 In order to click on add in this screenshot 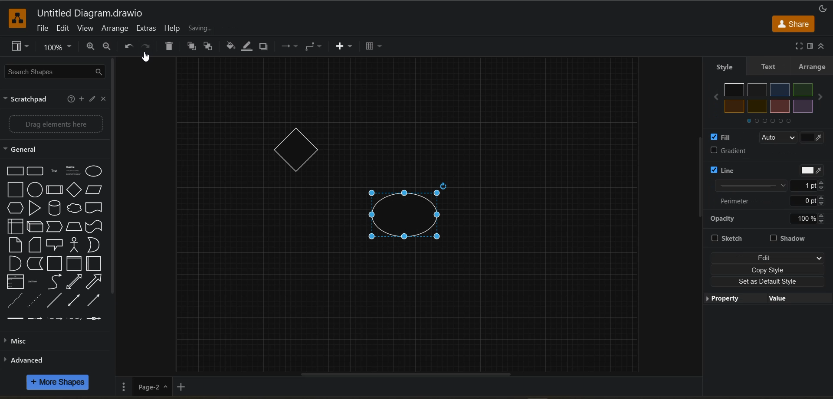, I will do `click(81, 99)`.